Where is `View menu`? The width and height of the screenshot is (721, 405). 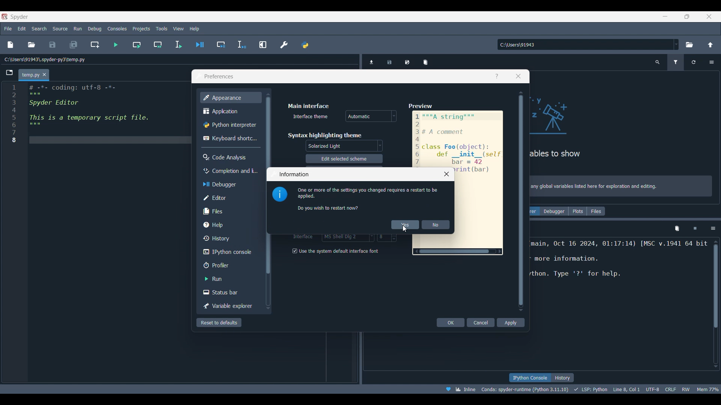
View menu is located at coordinates (178, 29).